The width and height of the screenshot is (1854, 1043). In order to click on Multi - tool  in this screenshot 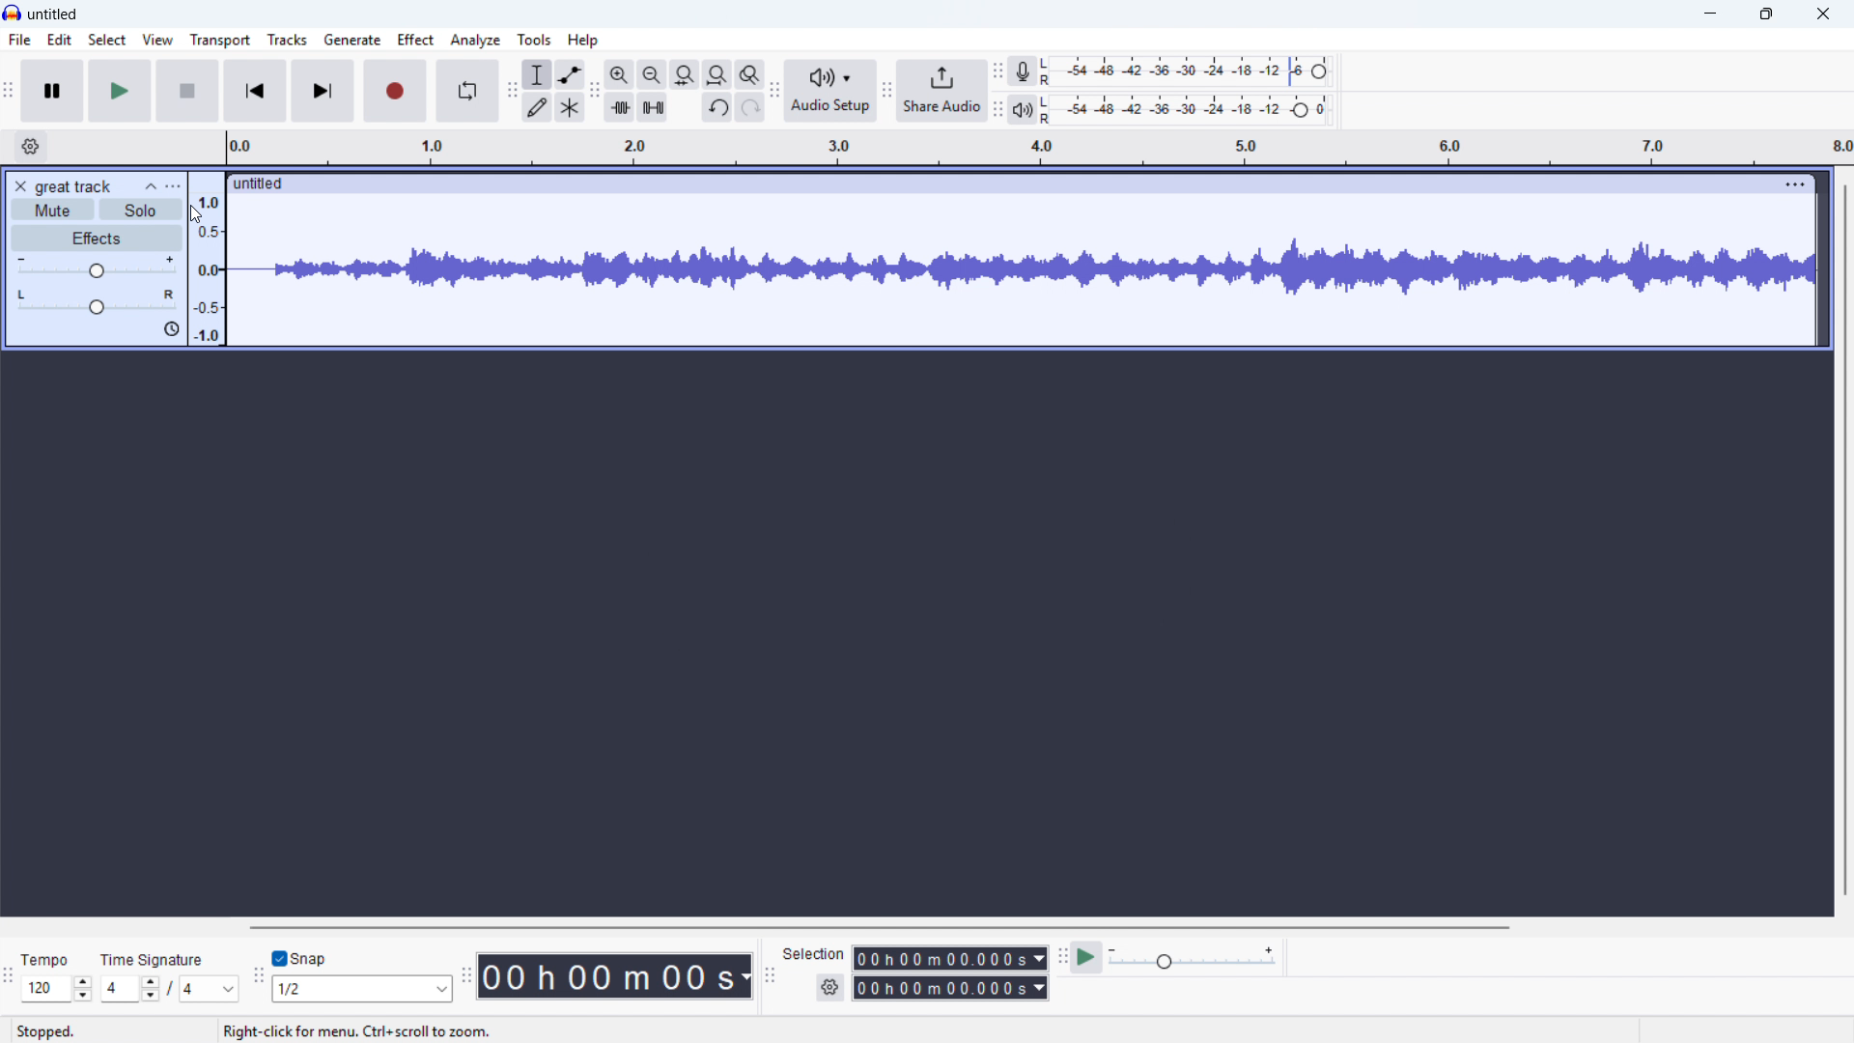, I will do `click(571, 107)`.